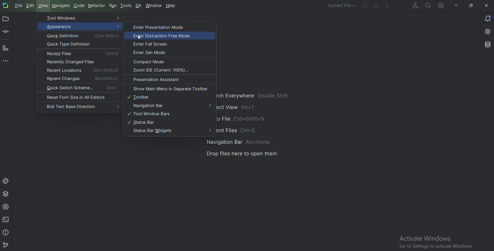 This screenshot has width=494, height=251. What do you see at coordinates (154, 5) in the screenshot?
I see `Window` at bounding box center [154, 5].